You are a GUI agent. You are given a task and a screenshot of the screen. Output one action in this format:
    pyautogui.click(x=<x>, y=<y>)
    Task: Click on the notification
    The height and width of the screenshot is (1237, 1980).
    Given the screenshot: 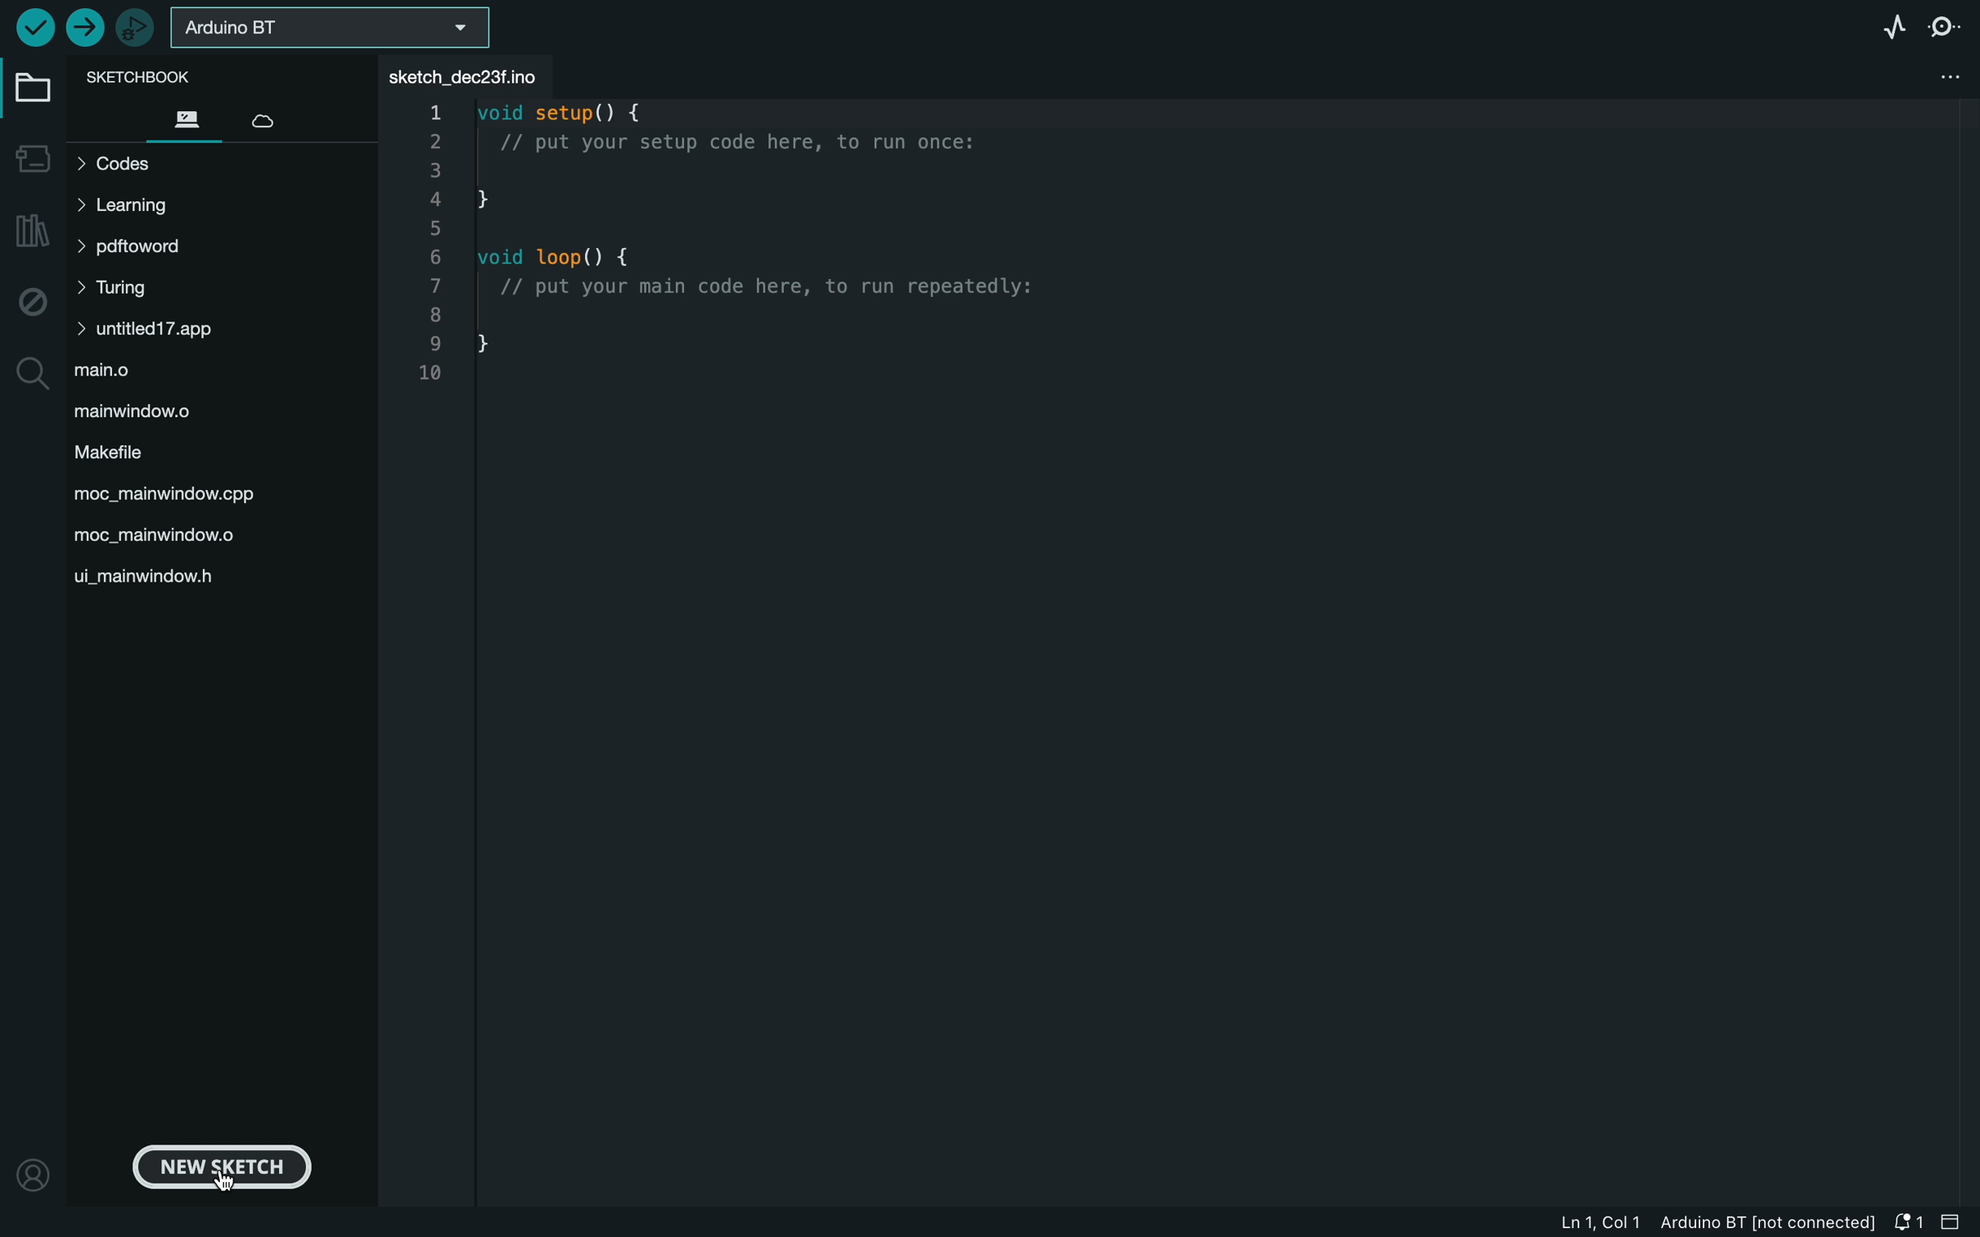 What is the action you would take?
    pyautogui.click(x=1907, y=1223)
    